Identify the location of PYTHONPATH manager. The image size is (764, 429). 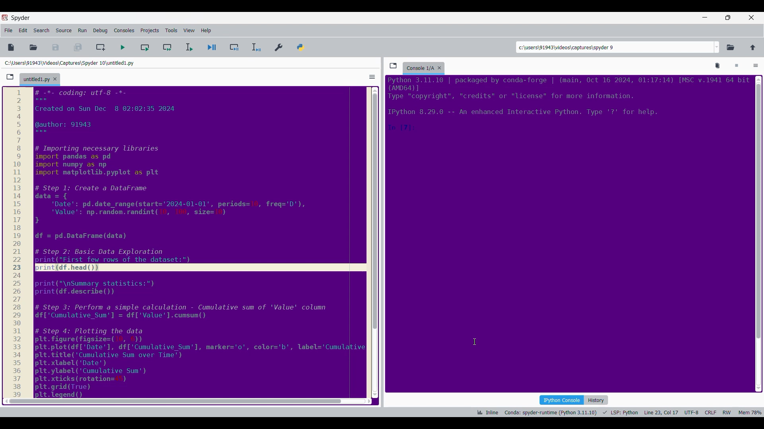
(302, 46).